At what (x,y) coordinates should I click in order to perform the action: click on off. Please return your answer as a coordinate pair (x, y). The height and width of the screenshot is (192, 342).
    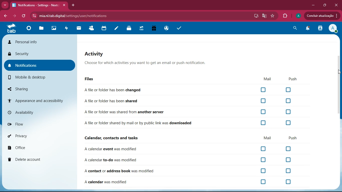
    Looking at the image, I should click on (263, 149).